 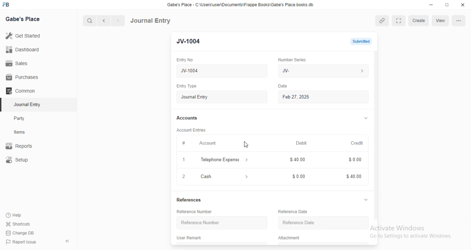 What do you see at coordinates (381, 21) in the screenshot?
I see `Linked references` at bounding box center [381, 21].